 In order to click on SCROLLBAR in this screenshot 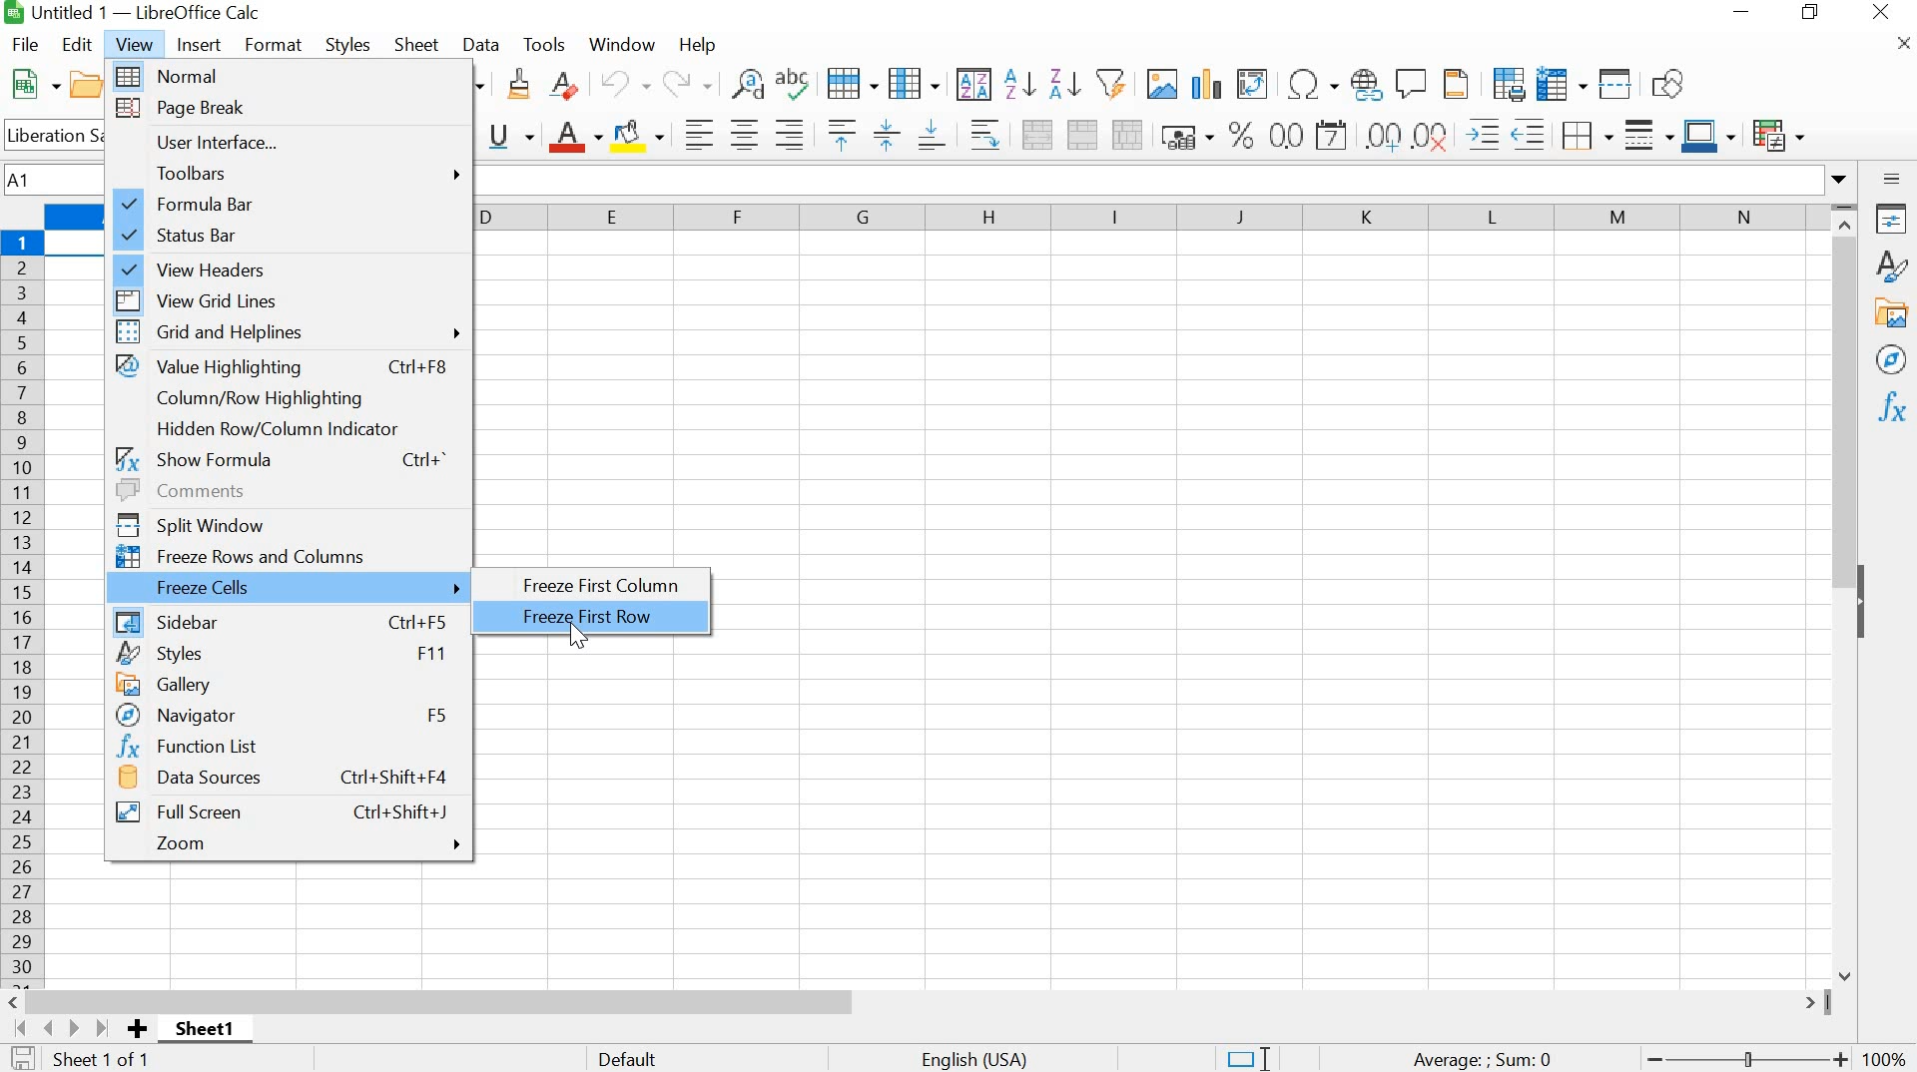, I will do `click(918, 1001)`.